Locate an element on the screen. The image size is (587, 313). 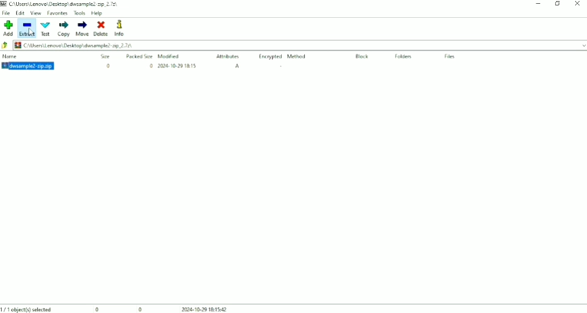
0     0 is located at coordinates (119, 309).